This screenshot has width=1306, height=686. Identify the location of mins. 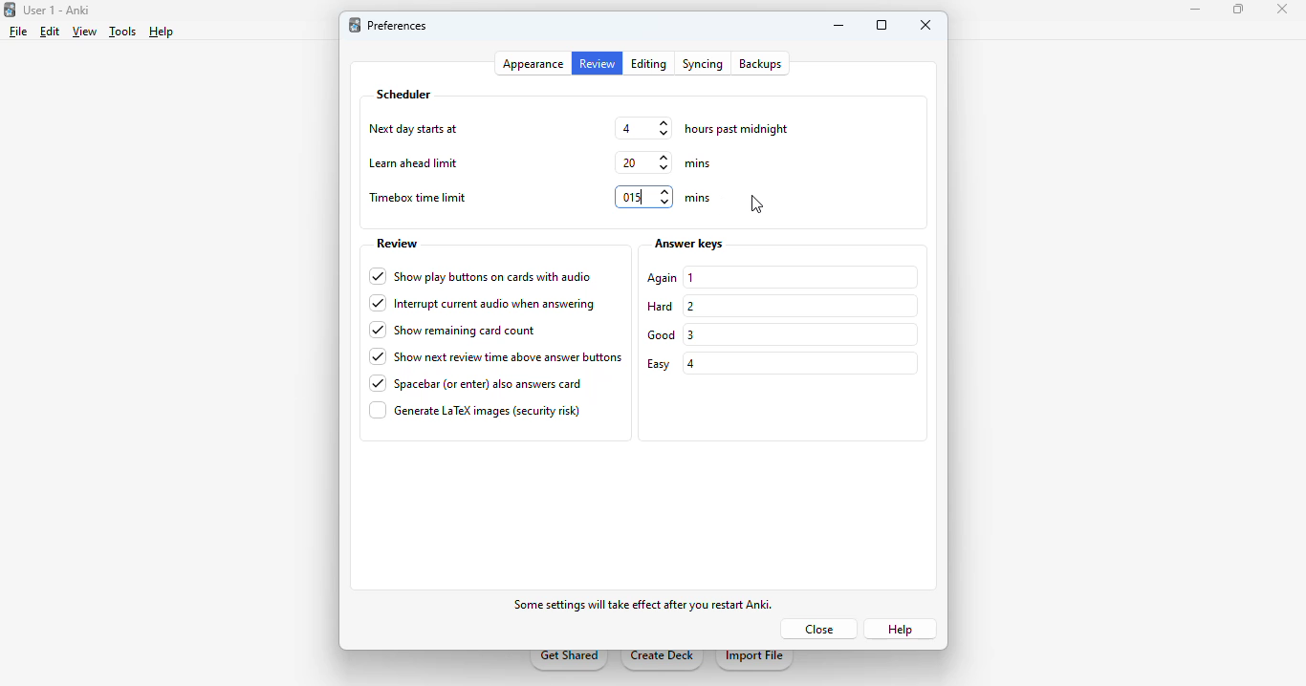
(705, 198).